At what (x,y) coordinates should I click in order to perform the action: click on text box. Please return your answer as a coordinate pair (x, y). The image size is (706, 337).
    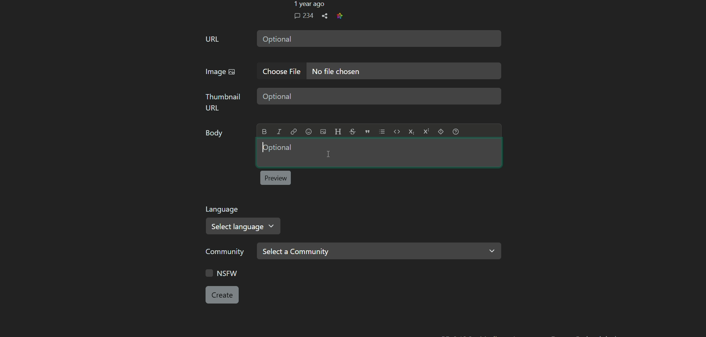
    Looking at the image, I should click on (381, 97).